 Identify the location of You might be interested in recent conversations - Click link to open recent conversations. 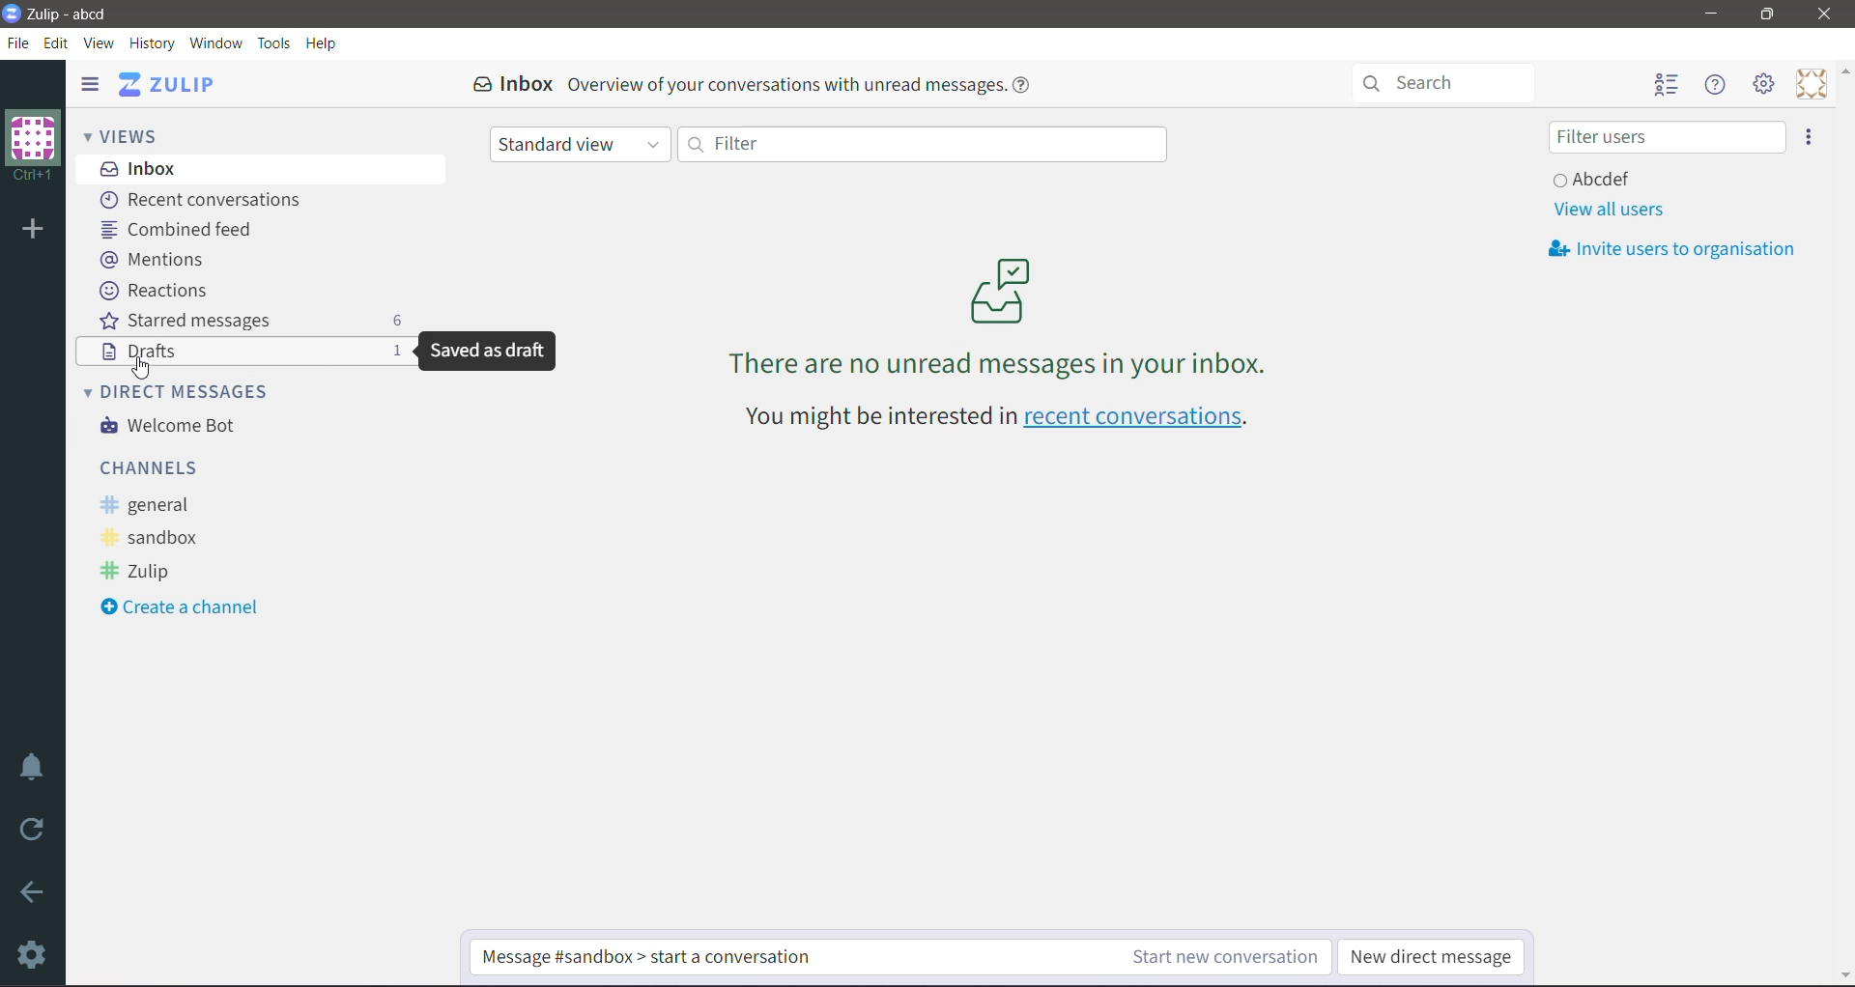
(1002, 419).